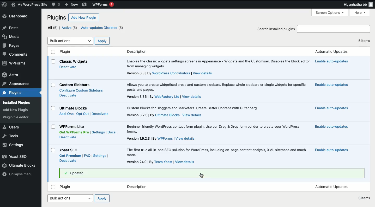 The width and height of the screenshot is (375, 207). I want to click on Description, so click(193, 108).